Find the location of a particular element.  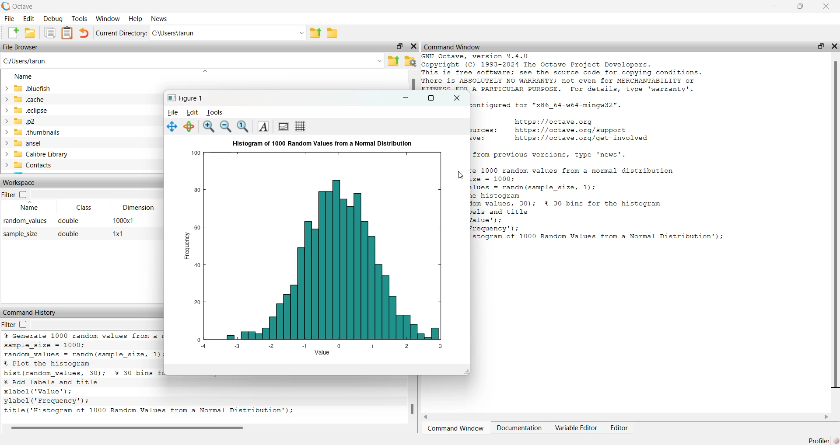

zoom in is located at coordinates (208, 126).